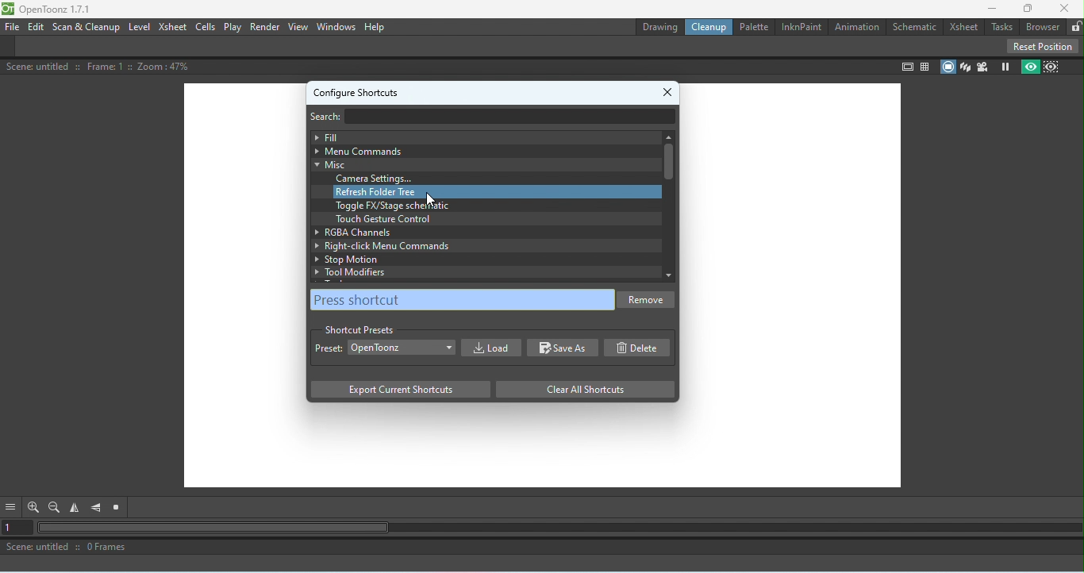 The width and height of the screenshot is (1084, 573). What do you see at coordinates (1052, 67) in the screenshot?
I see `Sub-camera preview` at bounding box center [1052, 67].